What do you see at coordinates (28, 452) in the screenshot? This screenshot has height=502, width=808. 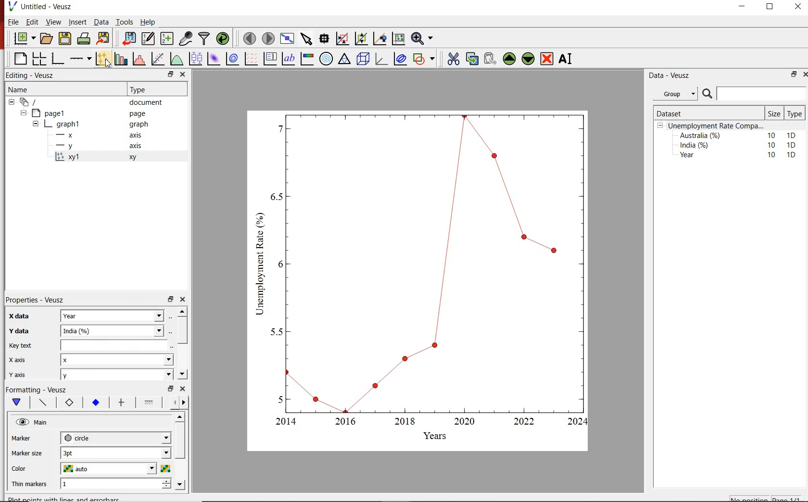 I see `Marker size` at bounding box center [28, 452].